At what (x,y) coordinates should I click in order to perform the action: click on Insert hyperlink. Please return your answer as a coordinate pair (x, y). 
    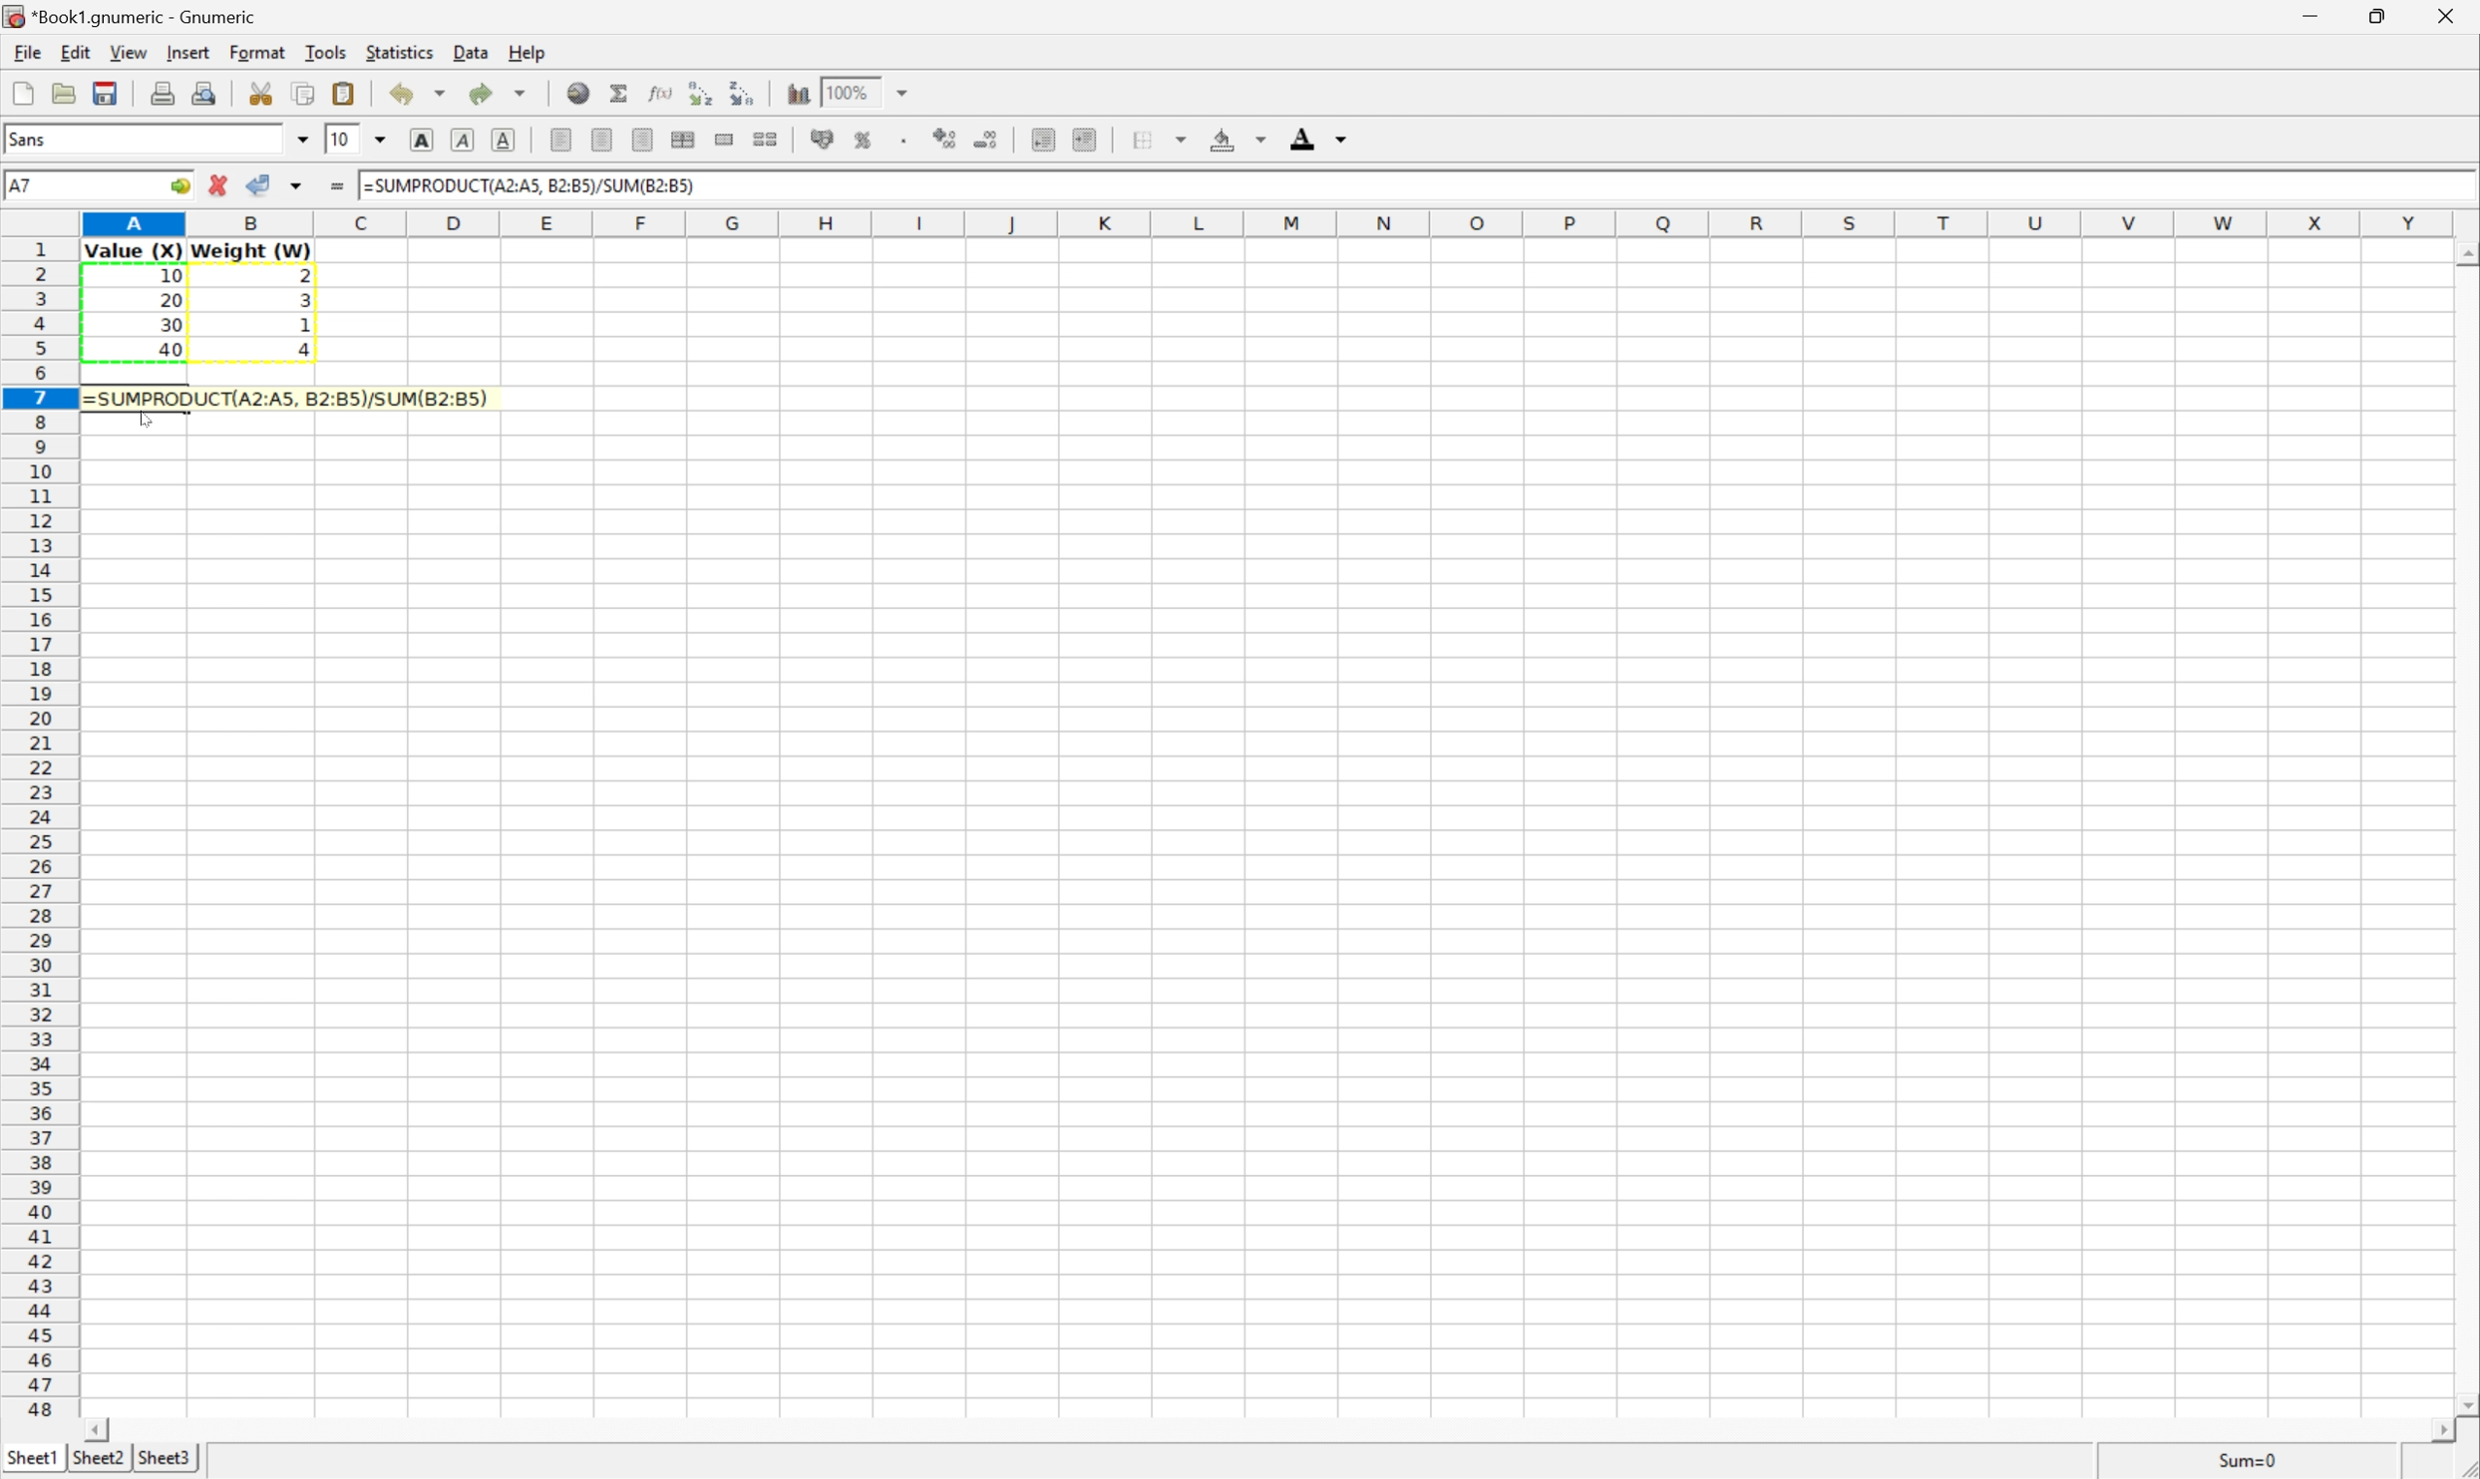
    Looking at the image, I should click on (581, 92).